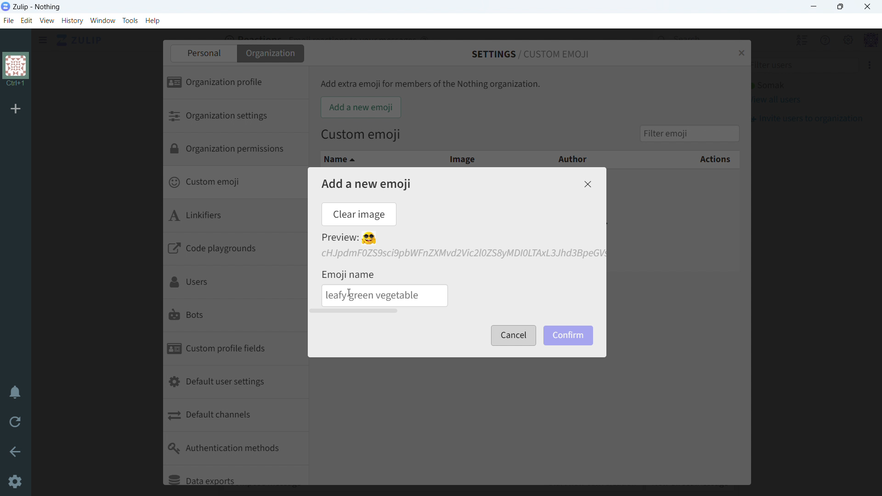 The image size is (882, 496). I want to click on close, so click(741, 52).